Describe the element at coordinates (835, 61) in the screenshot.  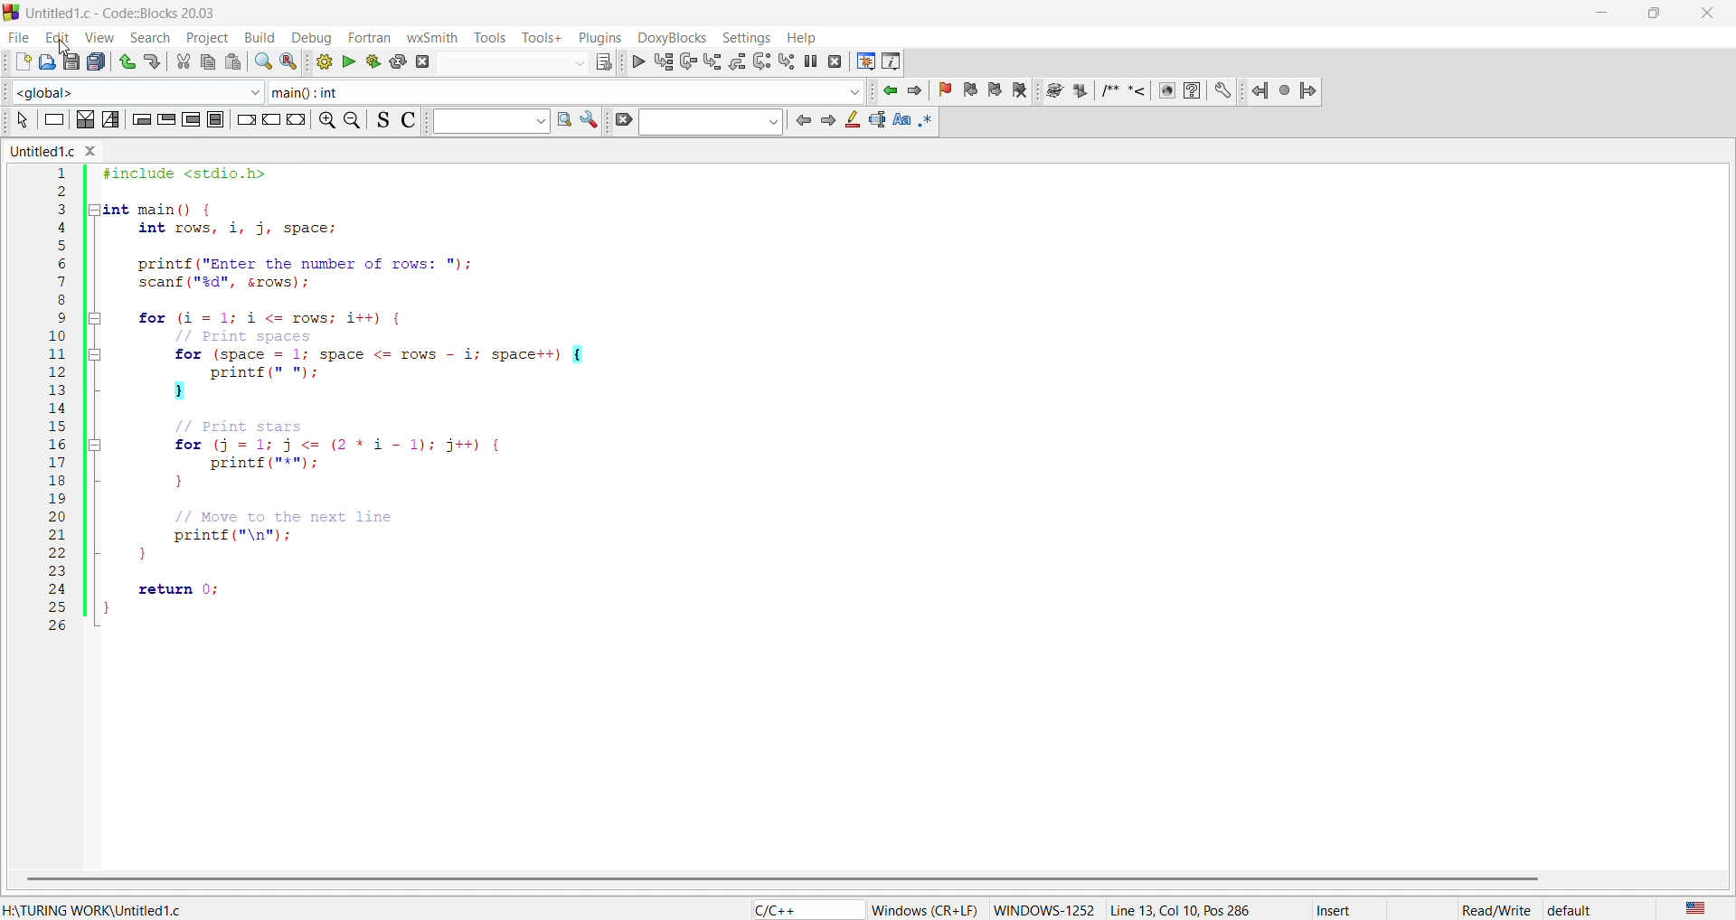
I see `stop debugging` at that location.